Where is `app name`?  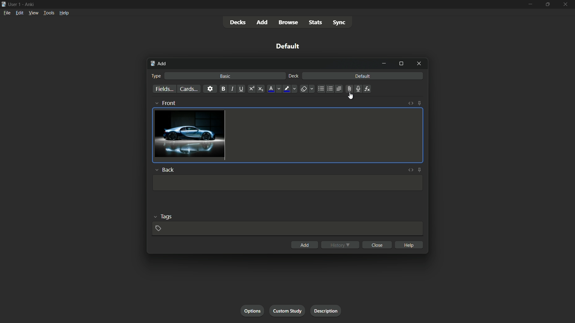 app name is located at coordinates (30, 4).